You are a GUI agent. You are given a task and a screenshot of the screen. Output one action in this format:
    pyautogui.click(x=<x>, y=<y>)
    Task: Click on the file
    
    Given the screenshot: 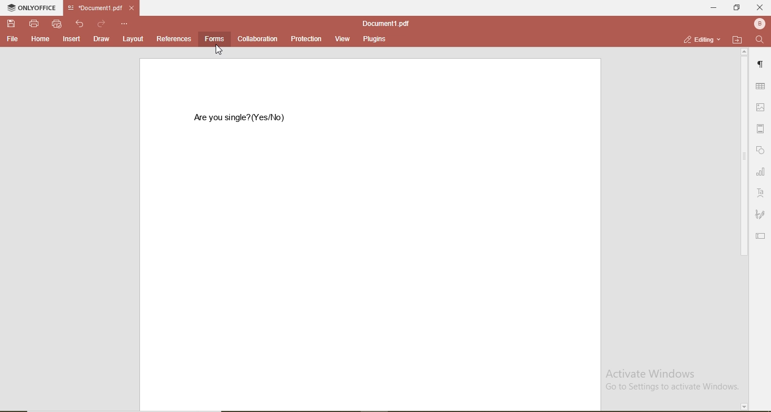 What is the action you would take?
    pyautogui.click(x=13, y=40)
    